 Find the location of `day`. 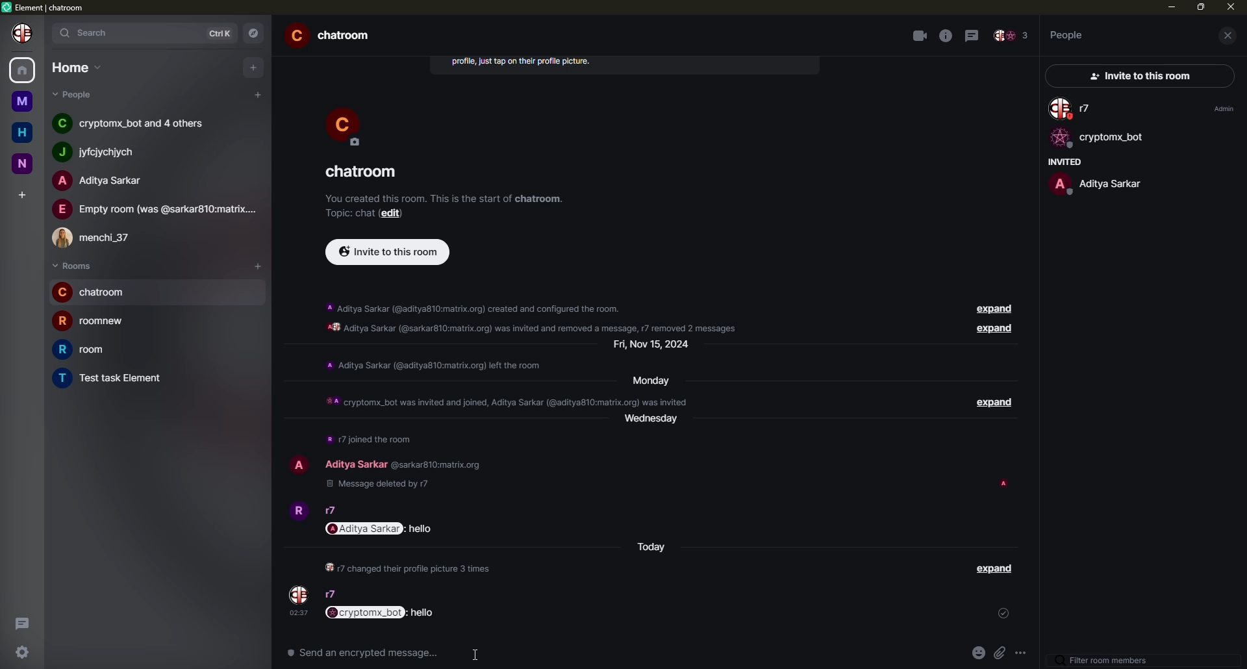

day is located at coordinates (653, 422).